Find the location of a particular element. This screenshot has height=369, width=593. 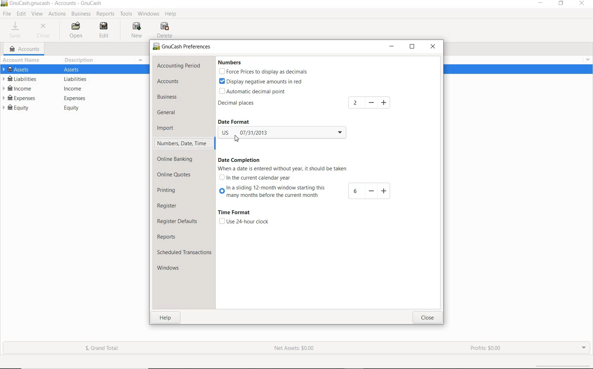

ACCOUNT NAME is located at coordinates (23, 60).